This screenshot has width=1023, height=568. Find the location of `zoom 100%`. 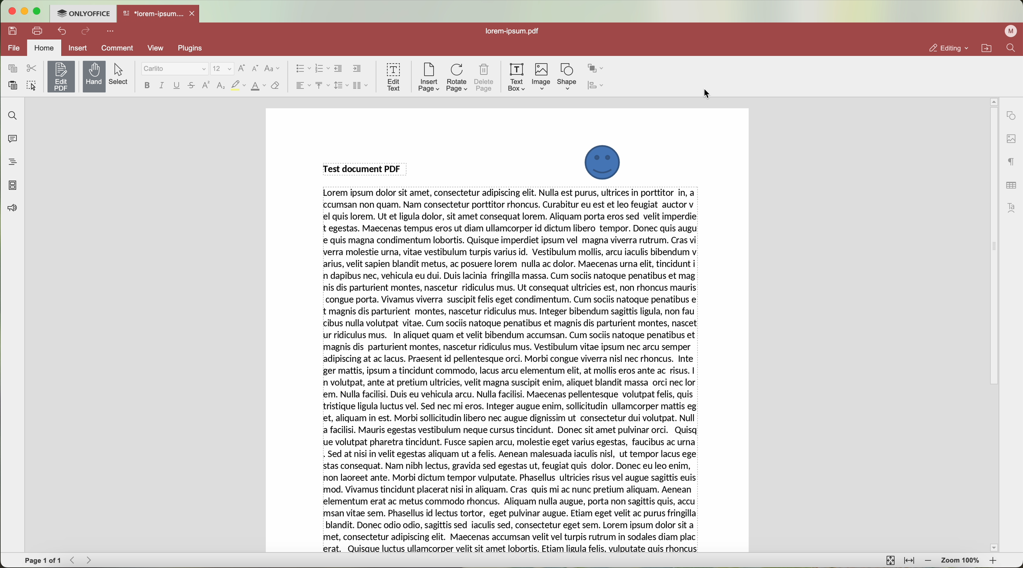

zoom 100% is located at coordinates (960, 561).